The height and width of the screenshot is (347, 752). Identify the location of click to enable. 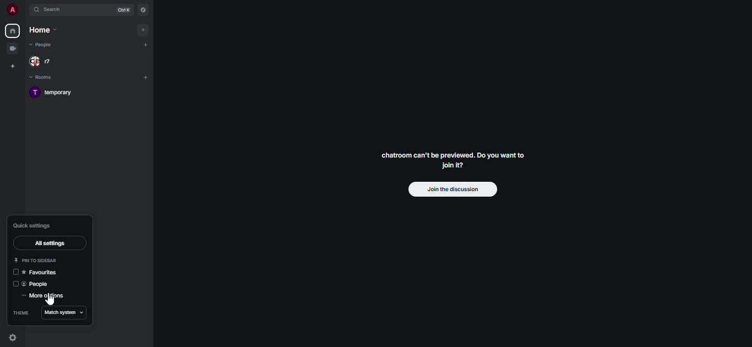
(15, 284).